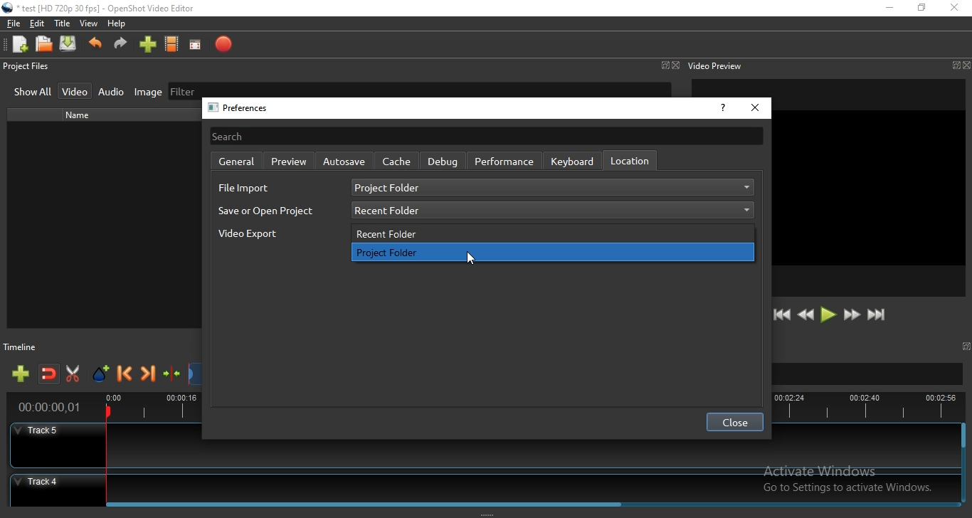 This screenshot has height=518, width=972. Describe the element at coordinates (755, 108) in the screenshot. I see `close` at that location.